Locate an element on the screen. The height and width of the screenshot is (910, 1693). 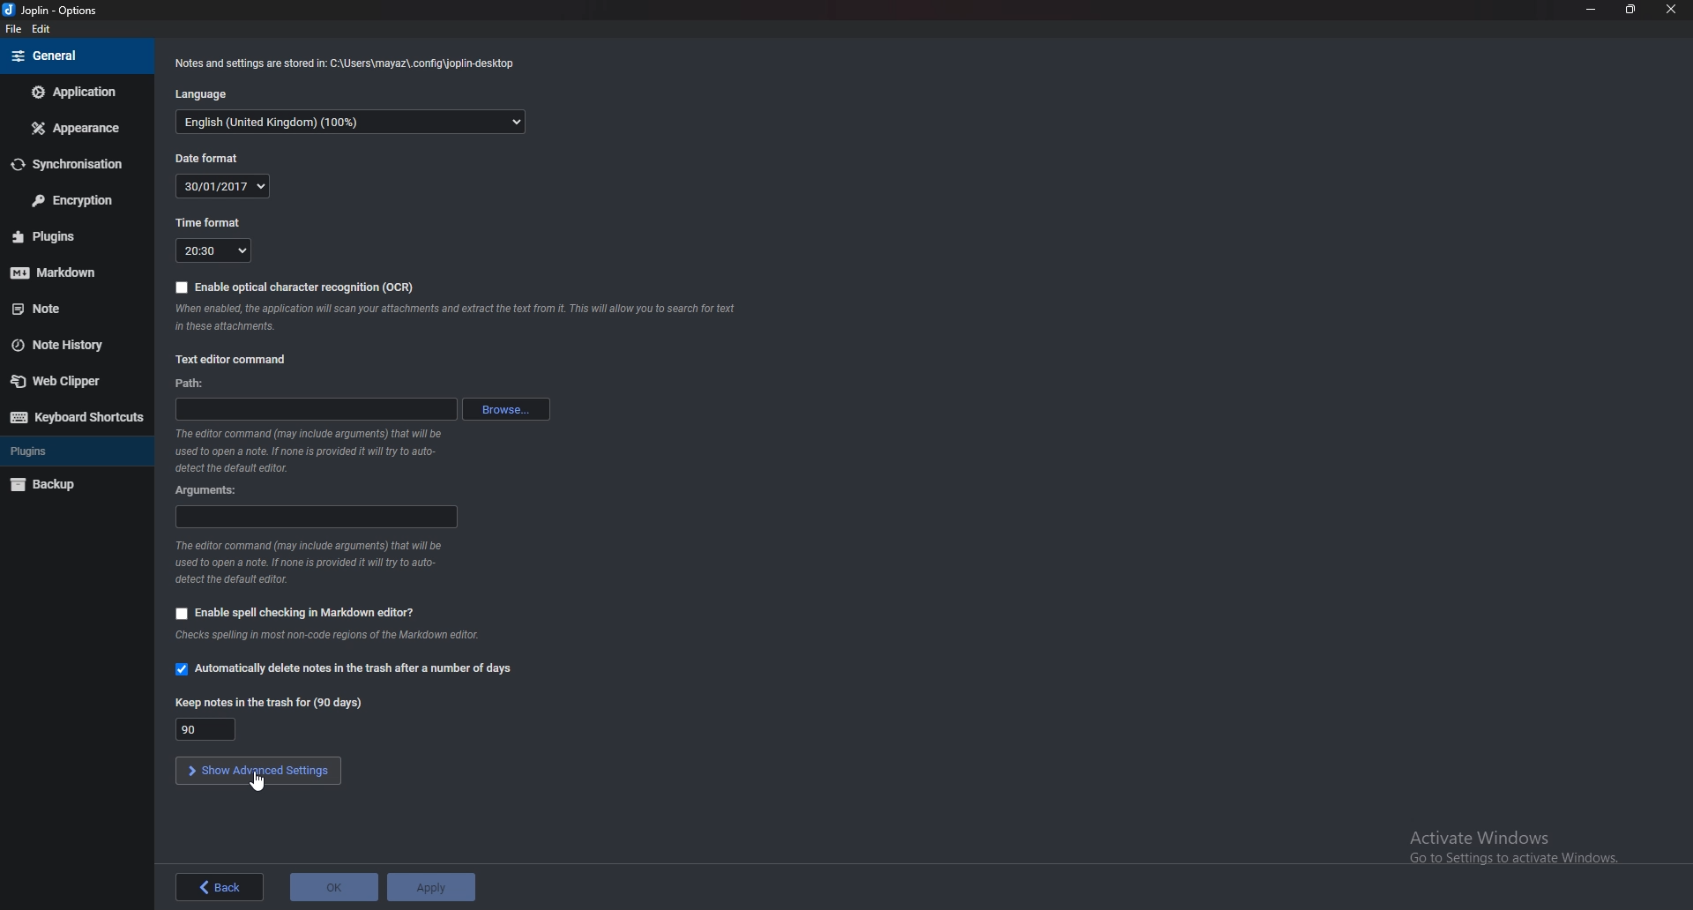
Web clipper is located at coordinates (72, 379).